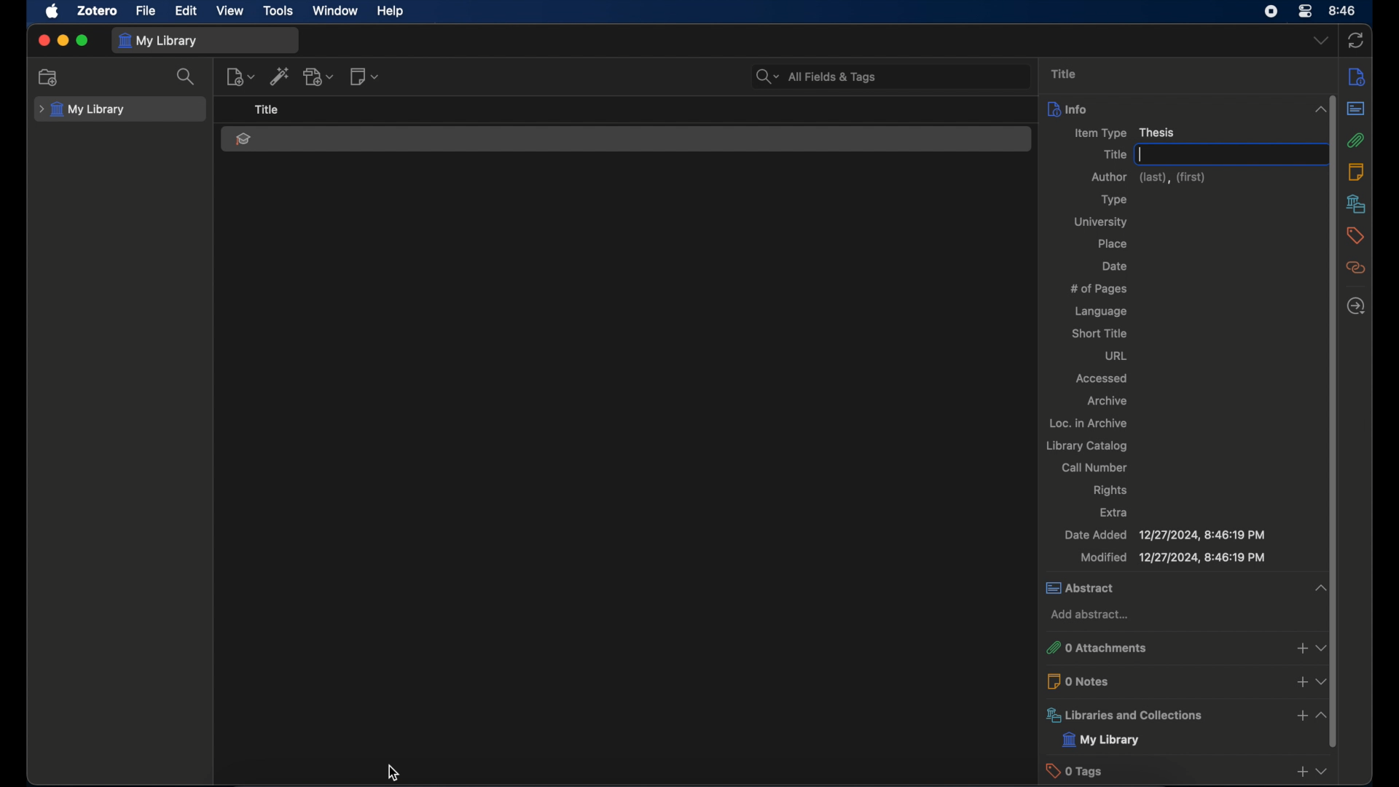 The width and height of the screenshot is (1399, 787). I want to click on locate, so click(1355, 307).